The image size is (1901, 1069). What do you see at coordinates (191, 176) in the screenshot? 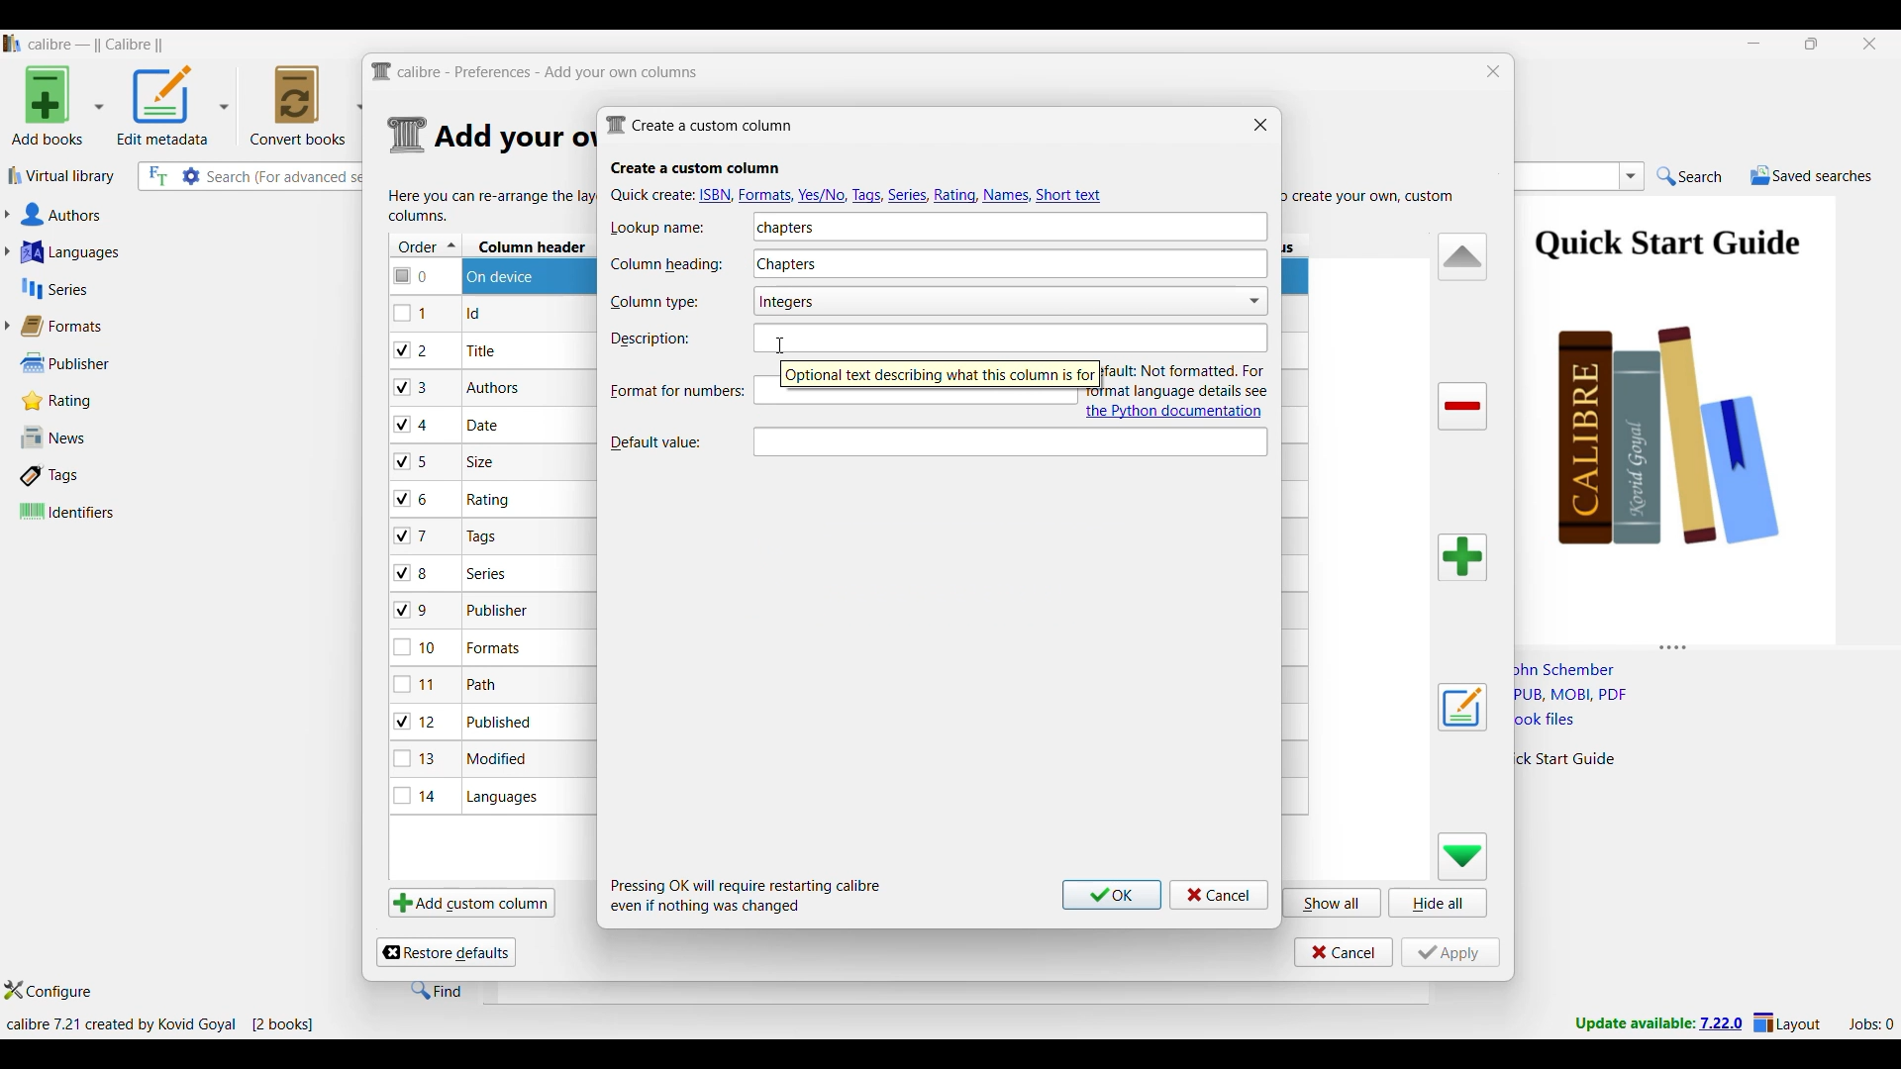
I see `Advanced search` at bounding box center [191, 176].